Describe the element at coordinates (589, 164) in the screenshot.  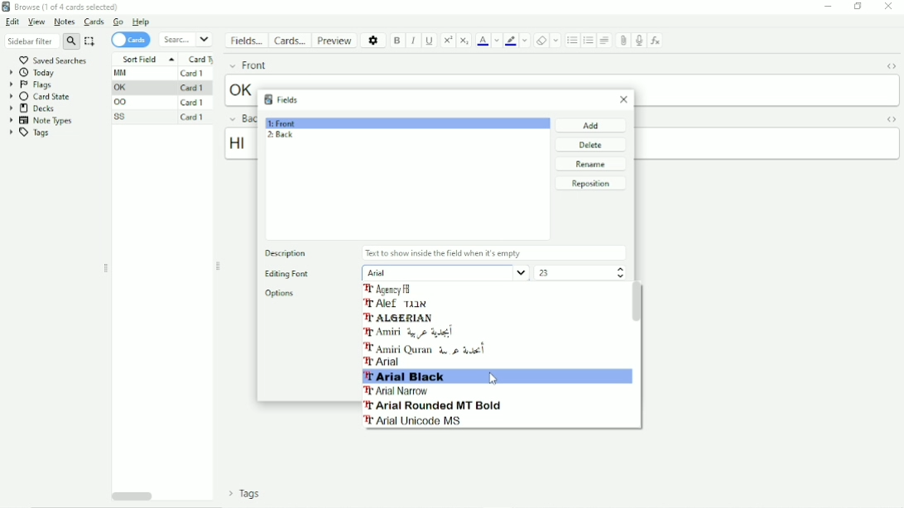
I see `Rename` at that location.